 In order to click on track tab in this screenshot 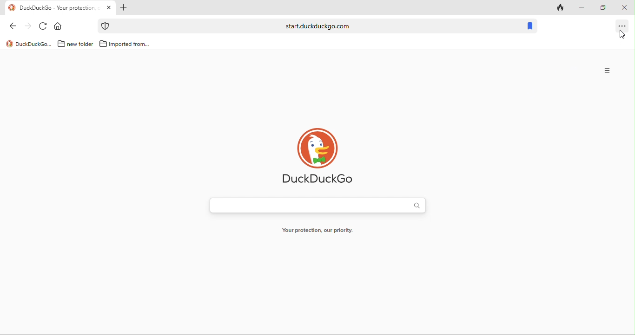, I will do `click(561, 9)`.